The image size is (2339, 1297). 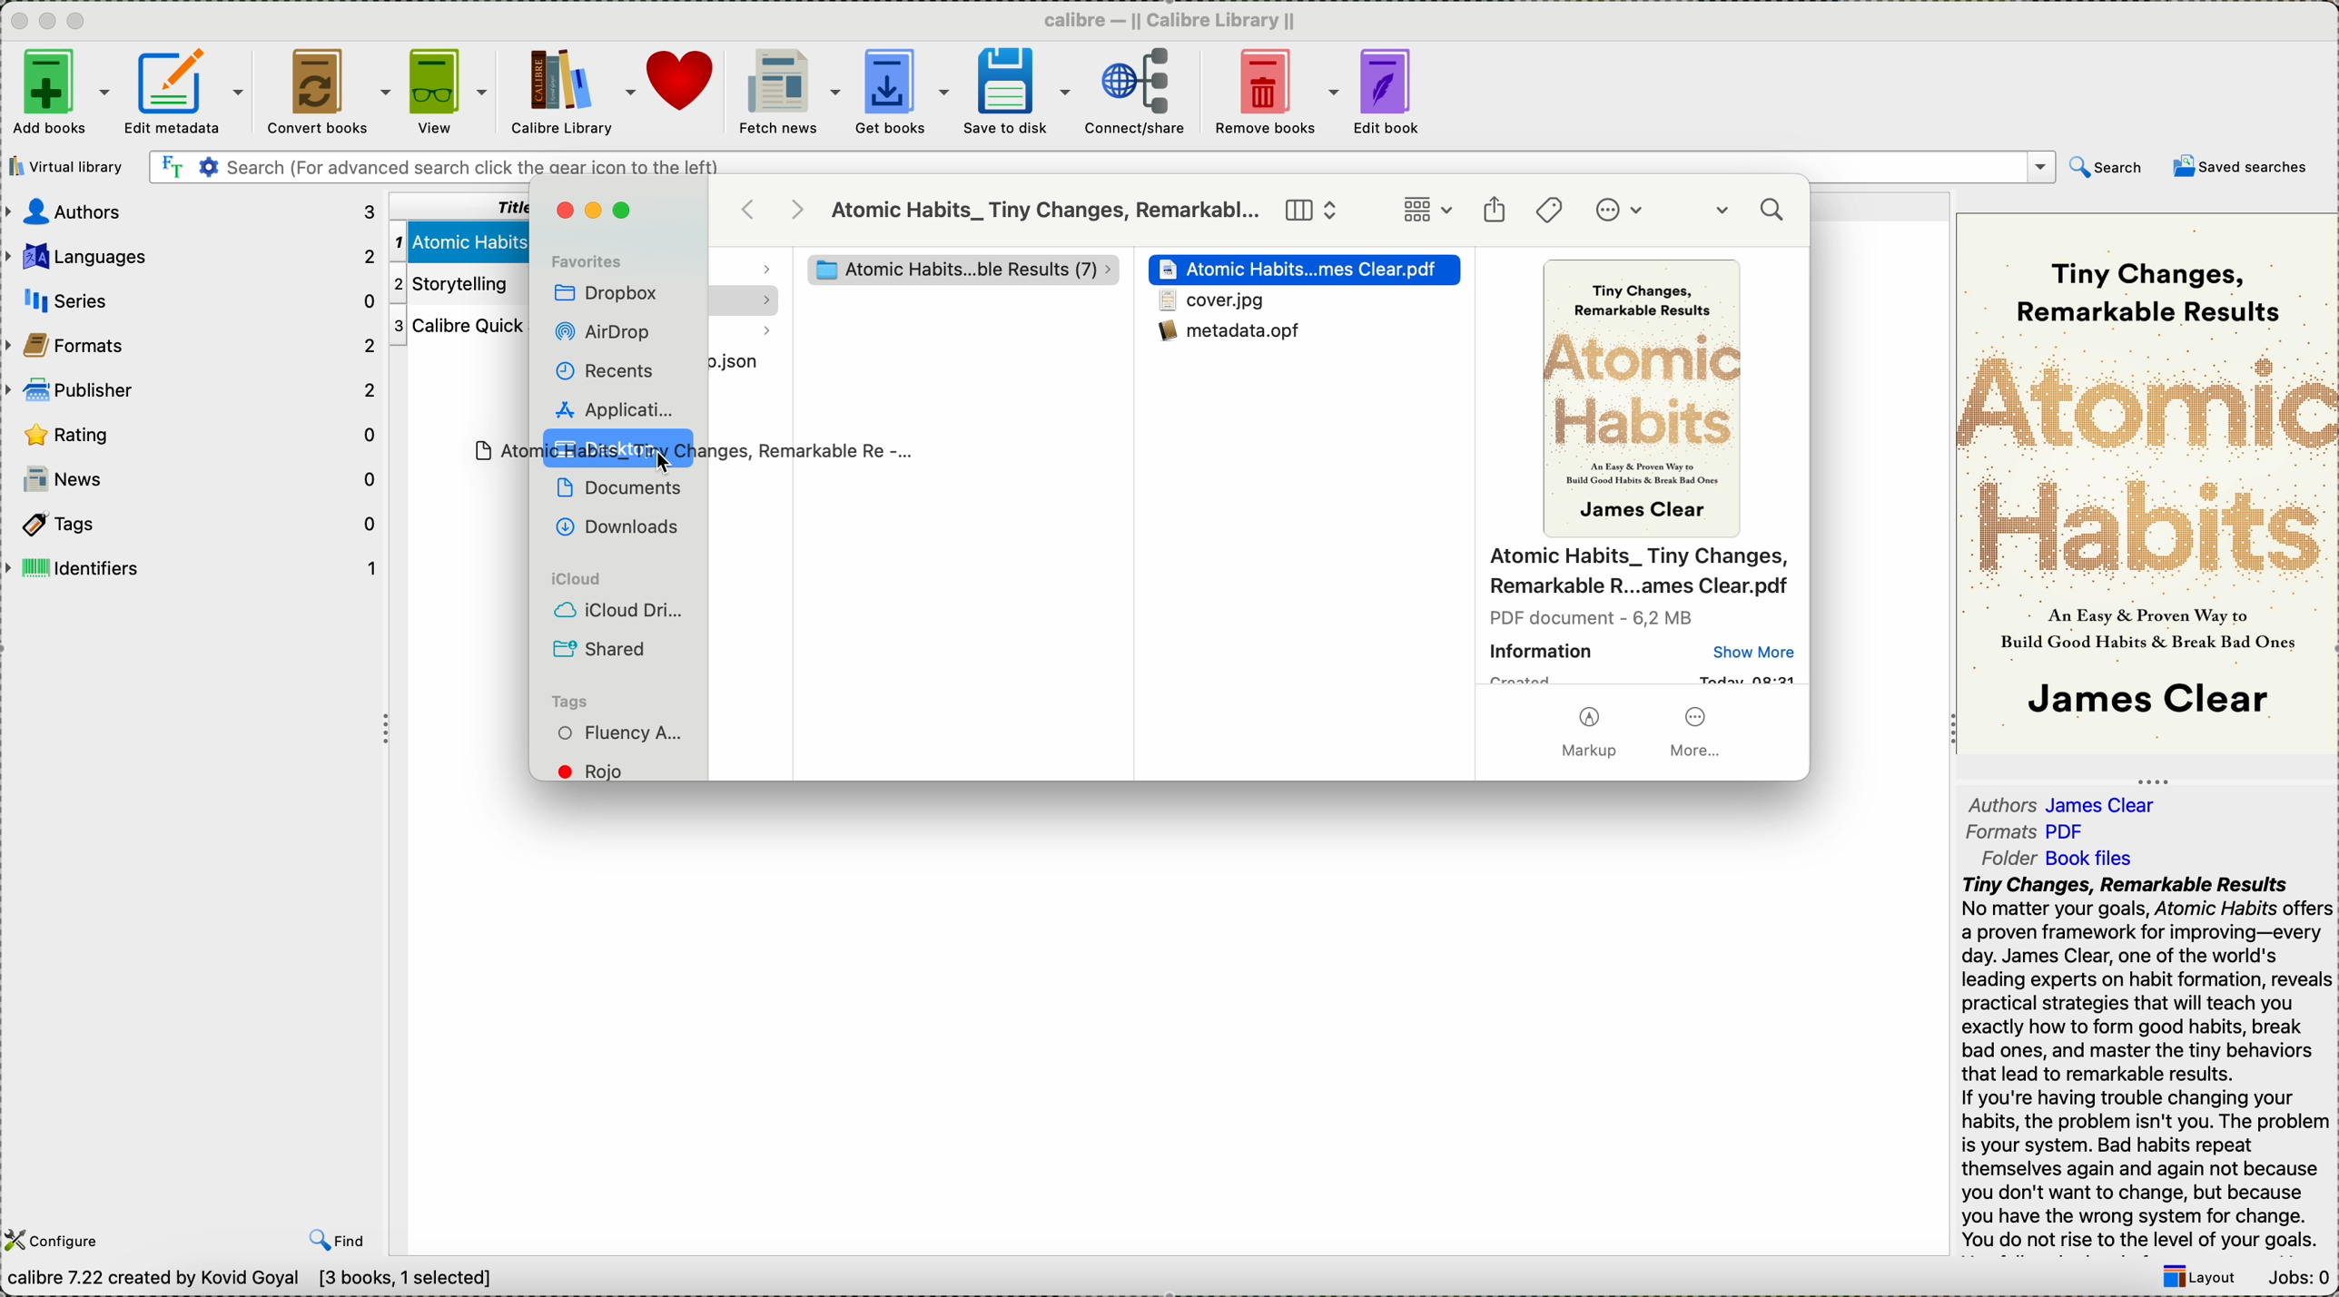 What do you see at coordinates (614, 525) in the screenshot?
I see `Downloads` at bounding box center [614, 525].